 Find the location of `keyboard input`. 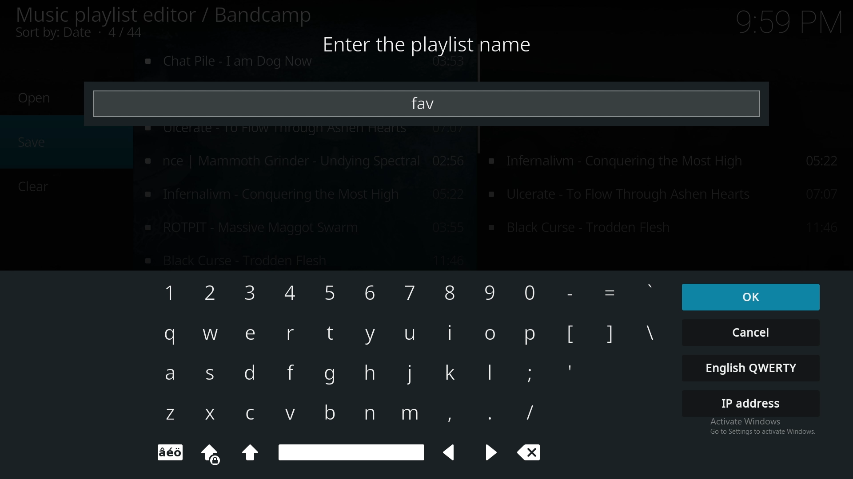

keyboard input is located at coordinates (530, 374).